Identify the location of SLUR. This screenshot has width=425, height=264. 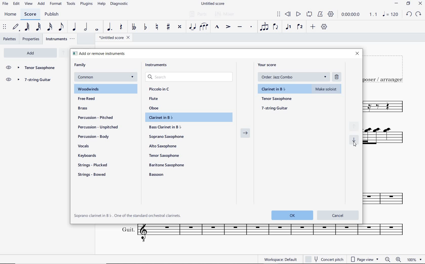
(204, 27).